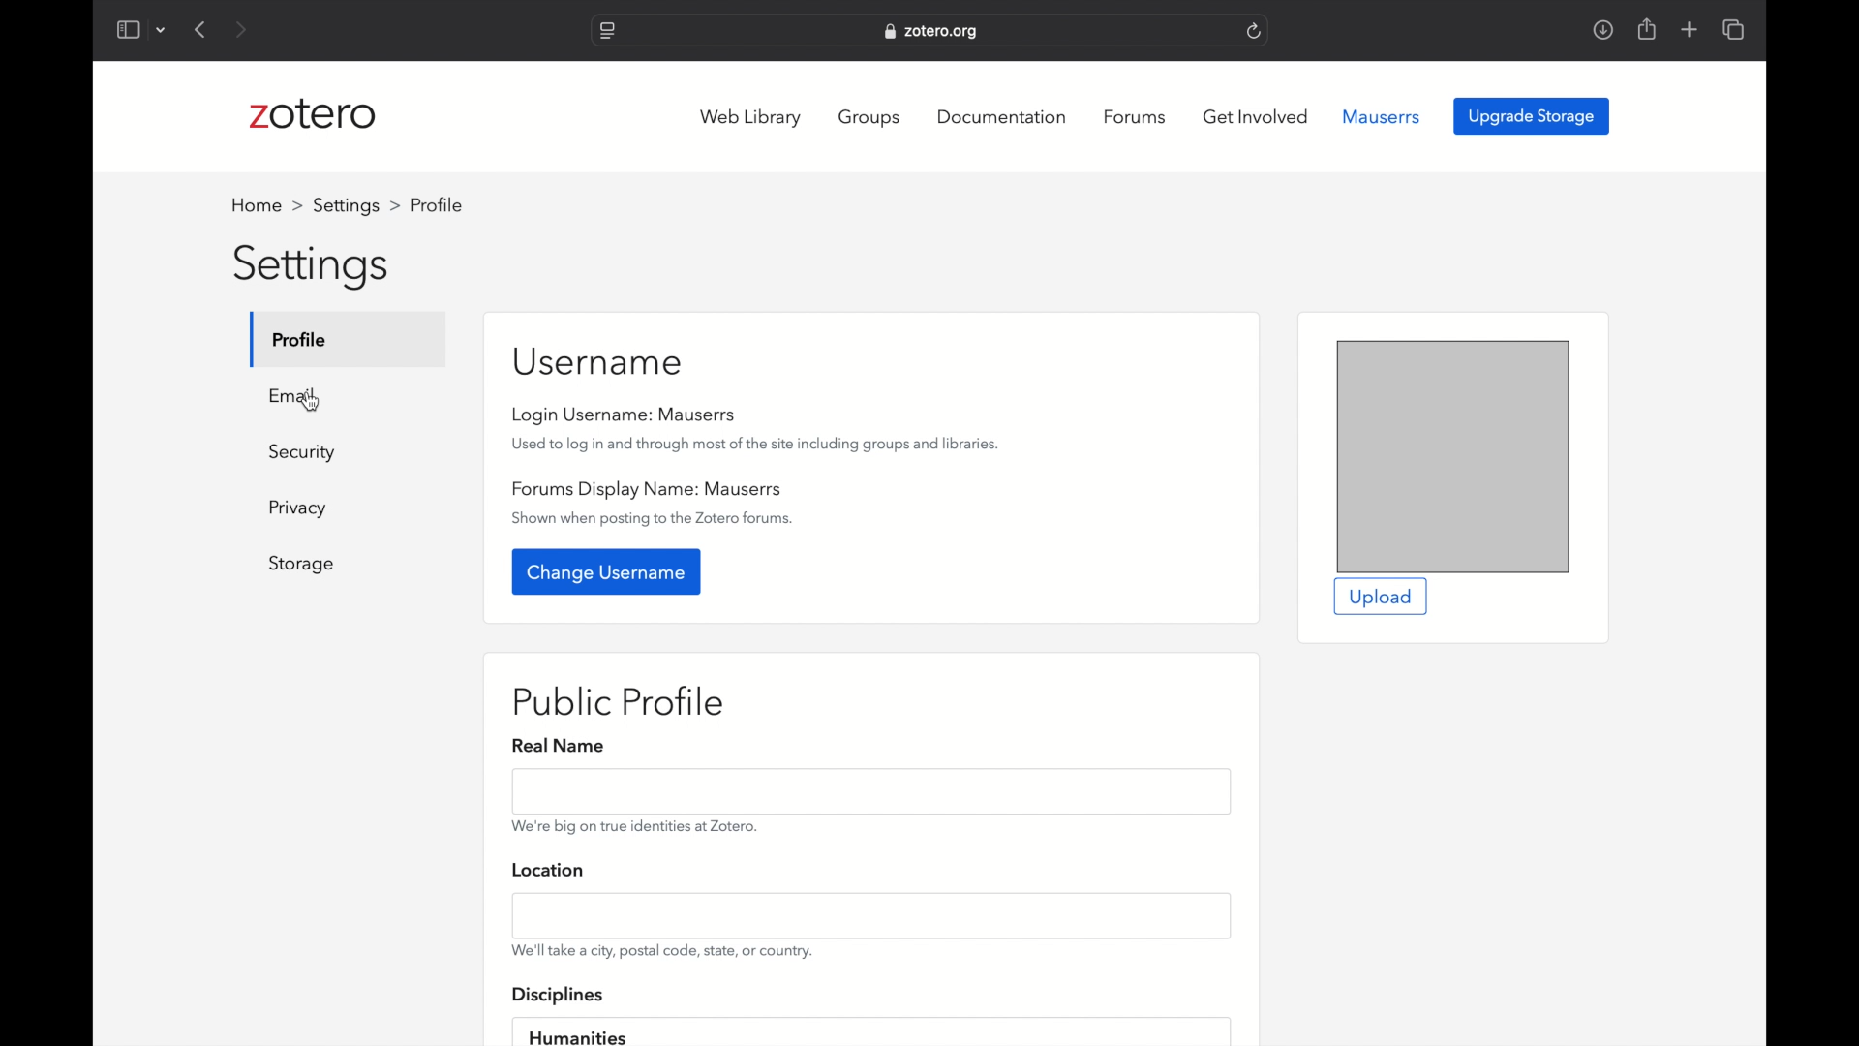 This screenshot has width=1859, height=1046. I want to click on new tab, so click(1690, 30).